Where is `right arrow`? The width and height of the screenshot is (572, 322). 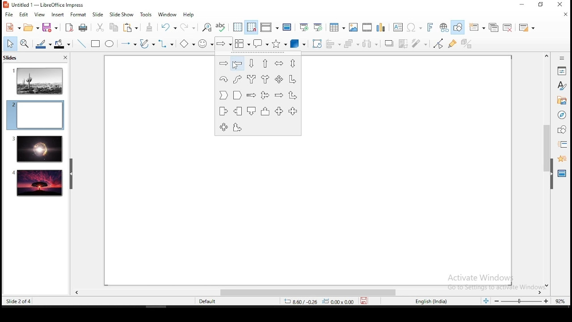 right arrow is located at coordinates (223, 64).